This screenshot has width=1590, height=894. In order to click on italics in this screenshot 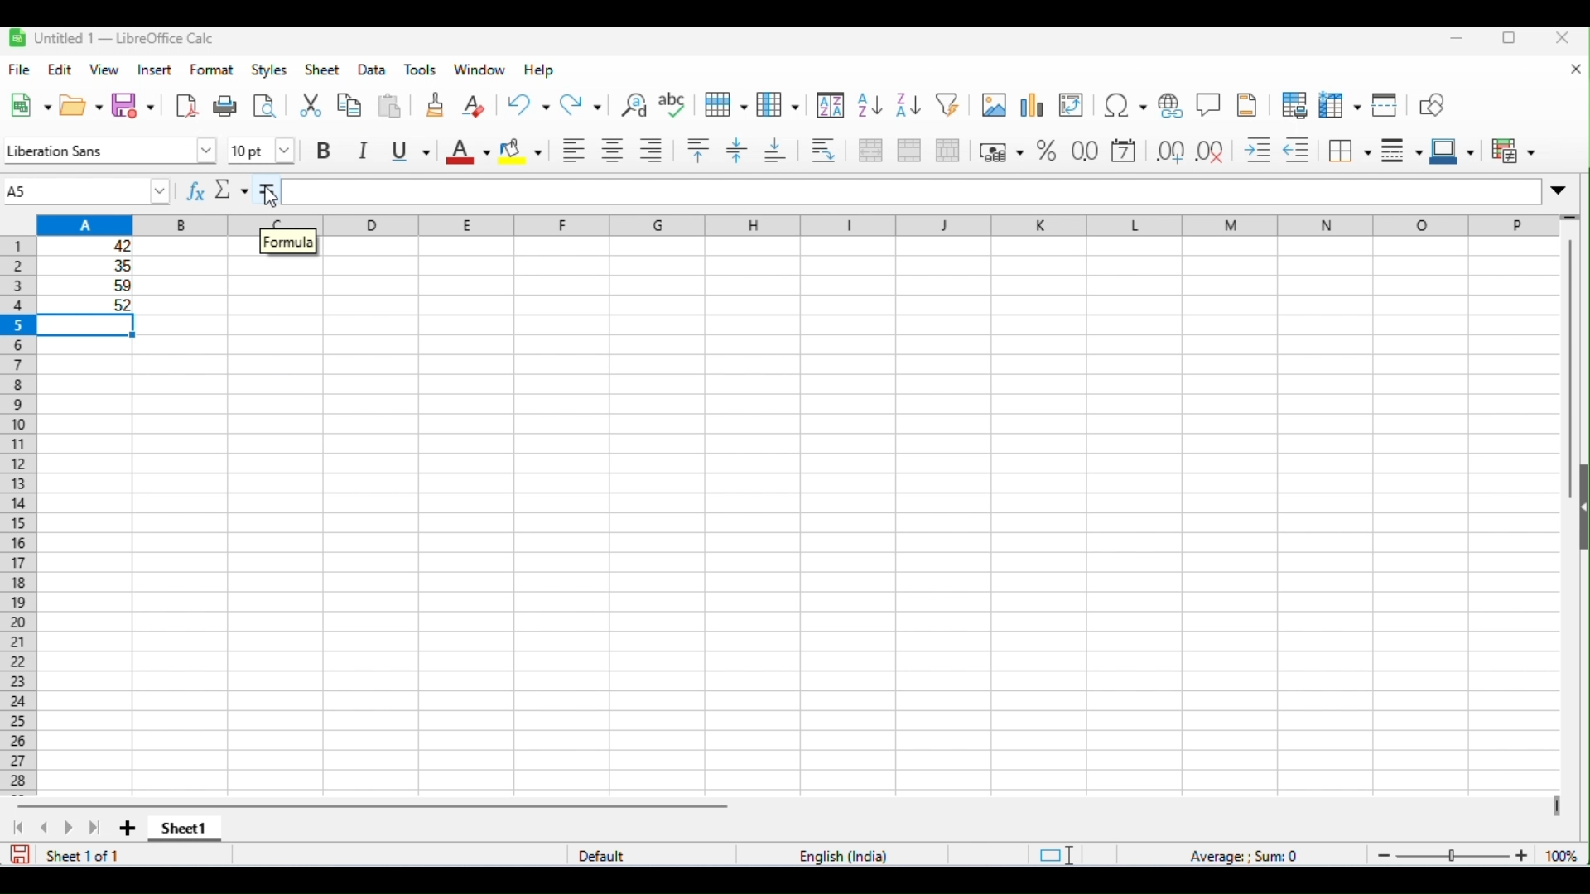, I will do `click(364, 151)`.